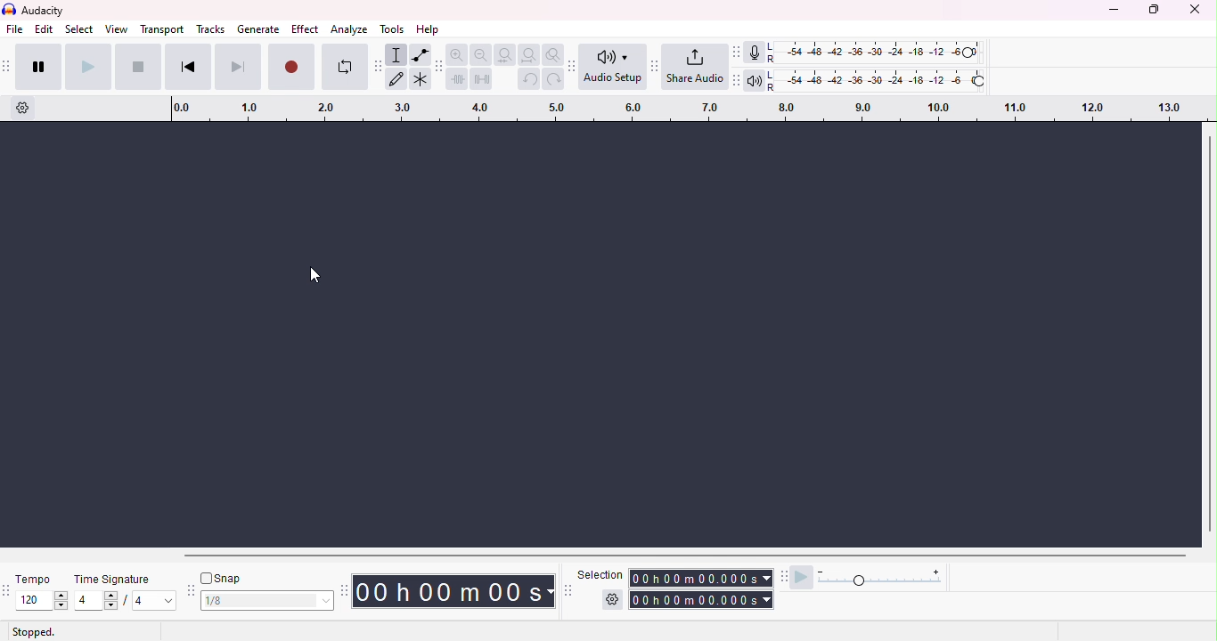 The height and width of the screenshot is (641, 1217). I want to click on envelop, so click(420, 55).